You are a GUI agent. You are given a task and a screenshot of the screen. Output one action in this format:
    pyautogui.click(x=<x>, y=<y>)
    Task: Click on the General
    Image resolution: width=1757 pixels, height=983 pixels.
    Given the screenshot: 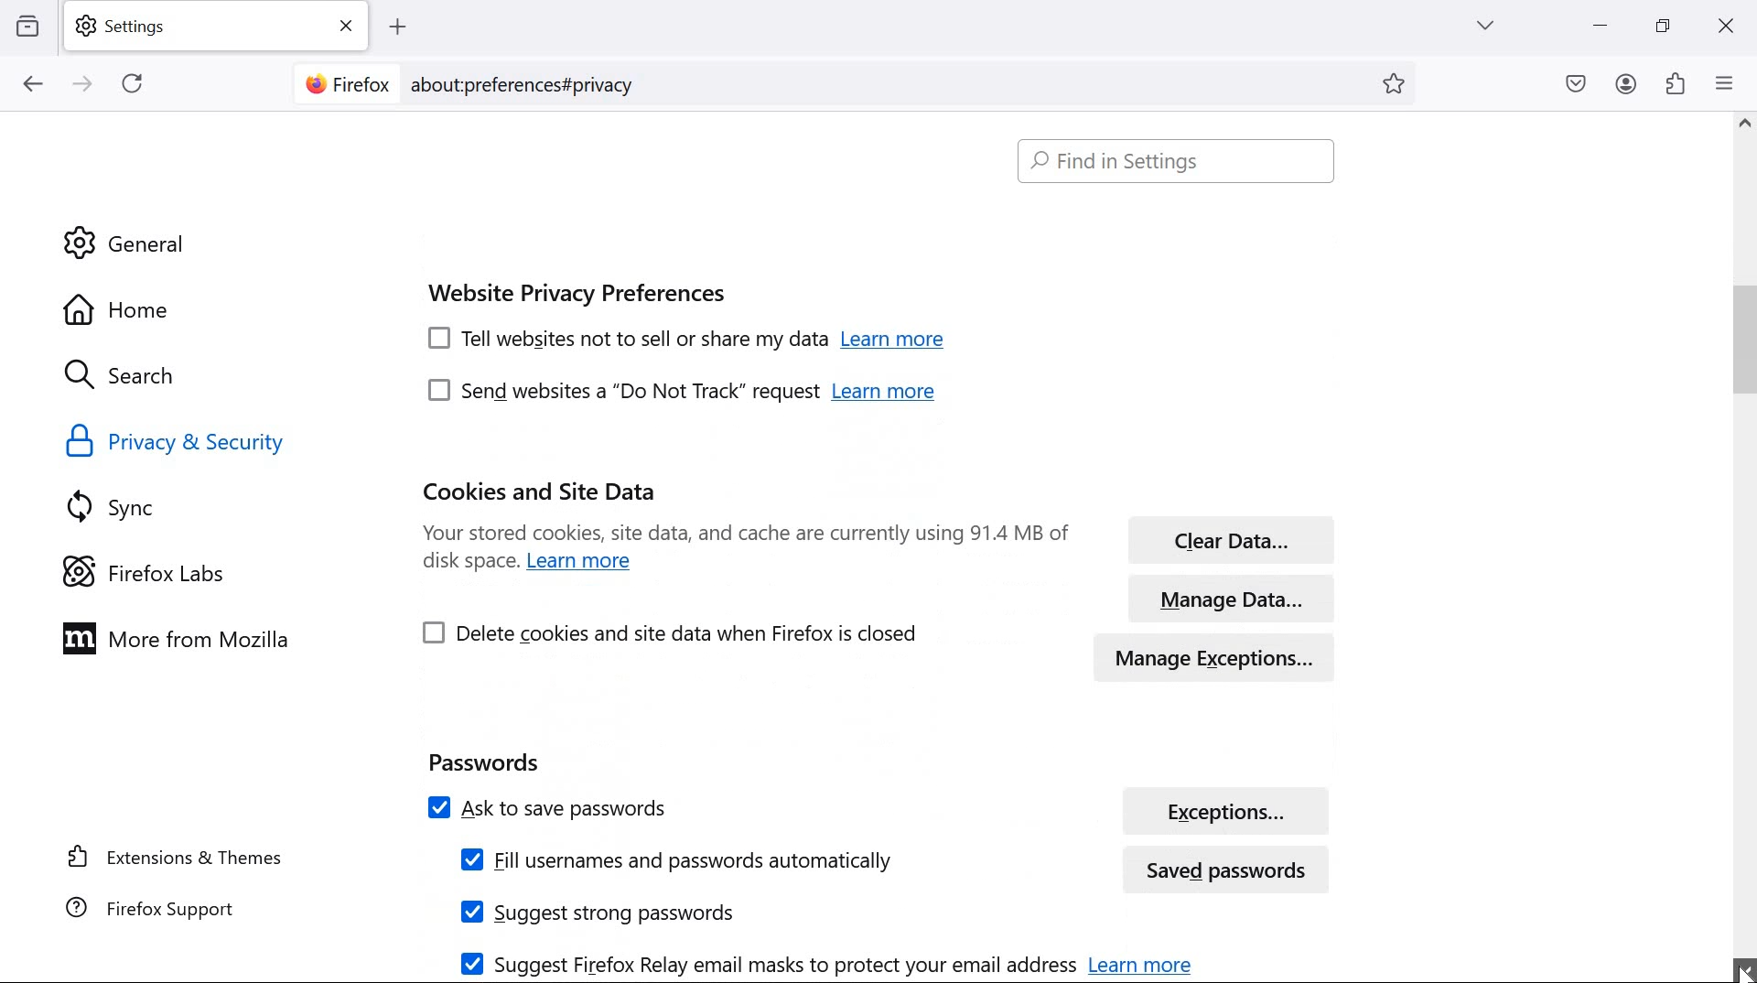 What is the action you would take?
    pyautogui.click(x=130, y=243)
    